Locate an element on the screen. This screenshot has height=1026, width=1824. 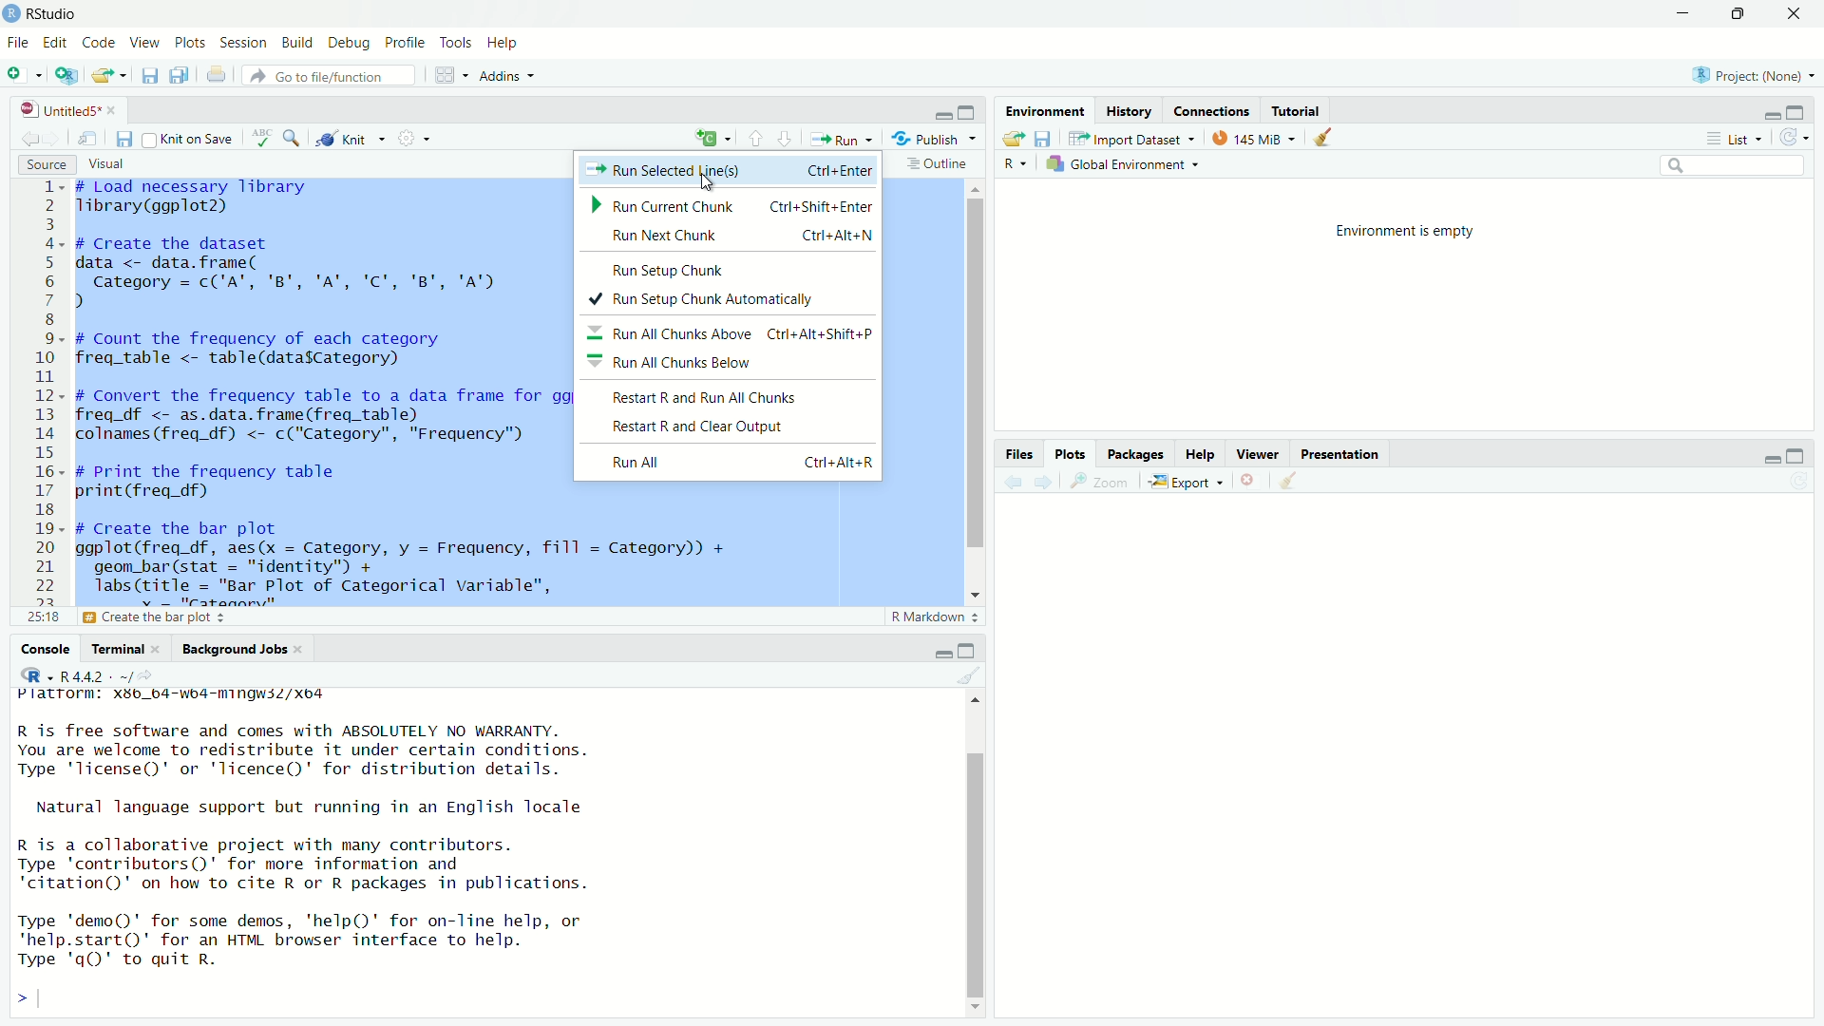
run current file is located at coordinates (841, 140).